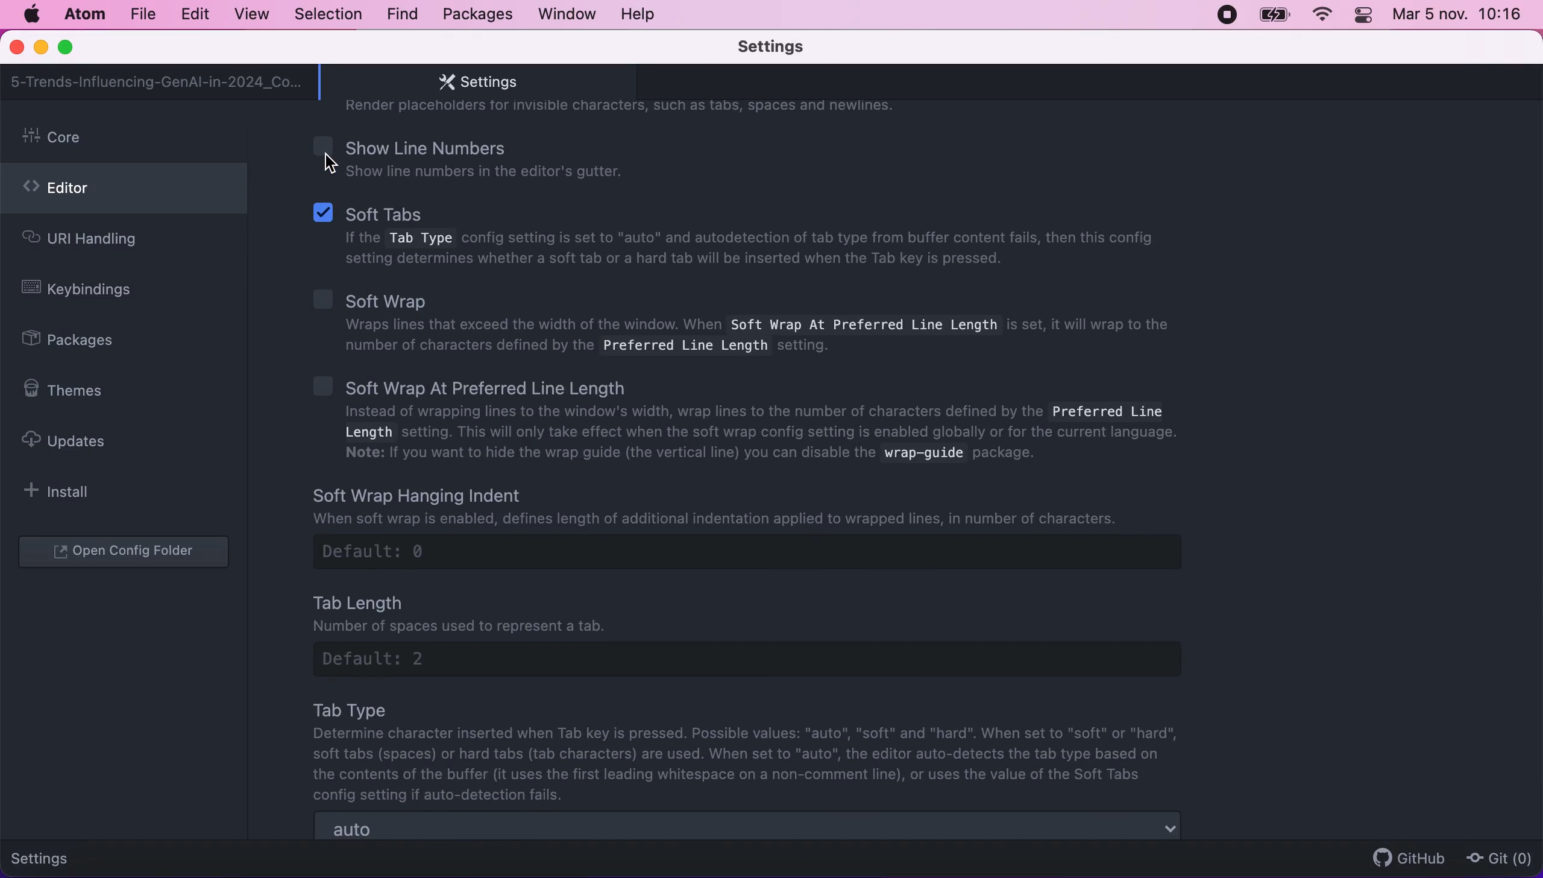  Describe the element at coordinates (1495, 857) in the screenshot. I see `Git (0)` at that location.